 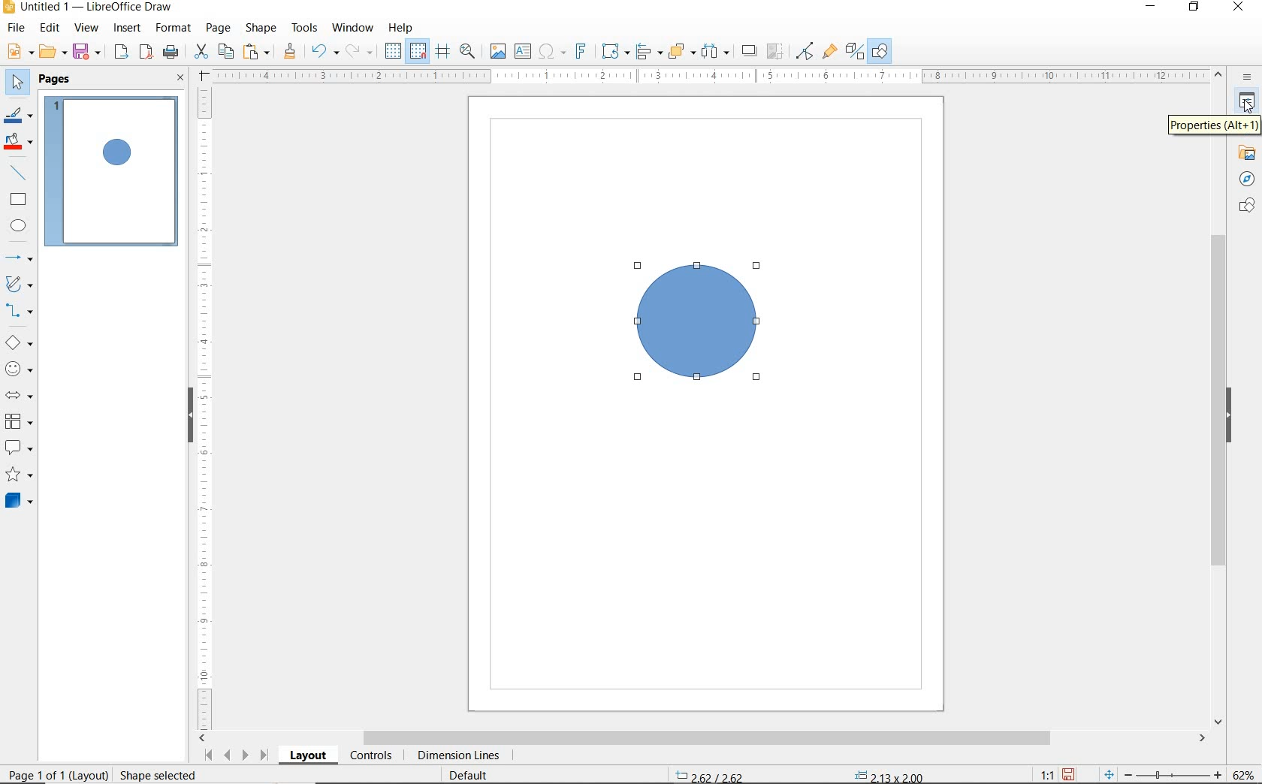 What do you see at coordinates (306, 29) in the screenshot?
I see `TOOLS` at bounding box center [306, 29].